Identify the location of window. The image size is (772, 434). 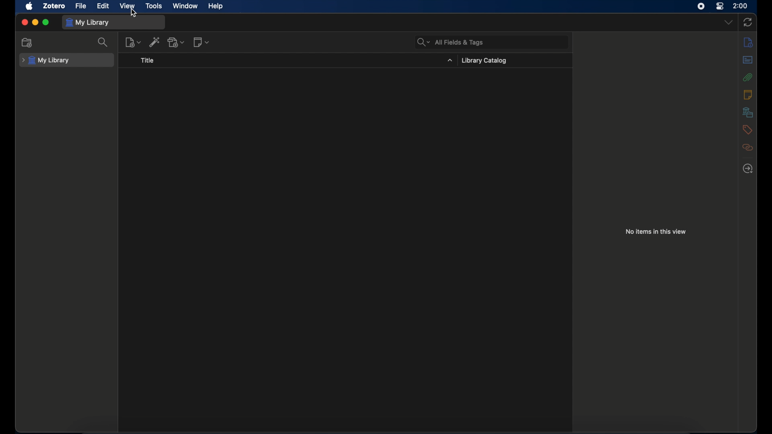
(185, 6).